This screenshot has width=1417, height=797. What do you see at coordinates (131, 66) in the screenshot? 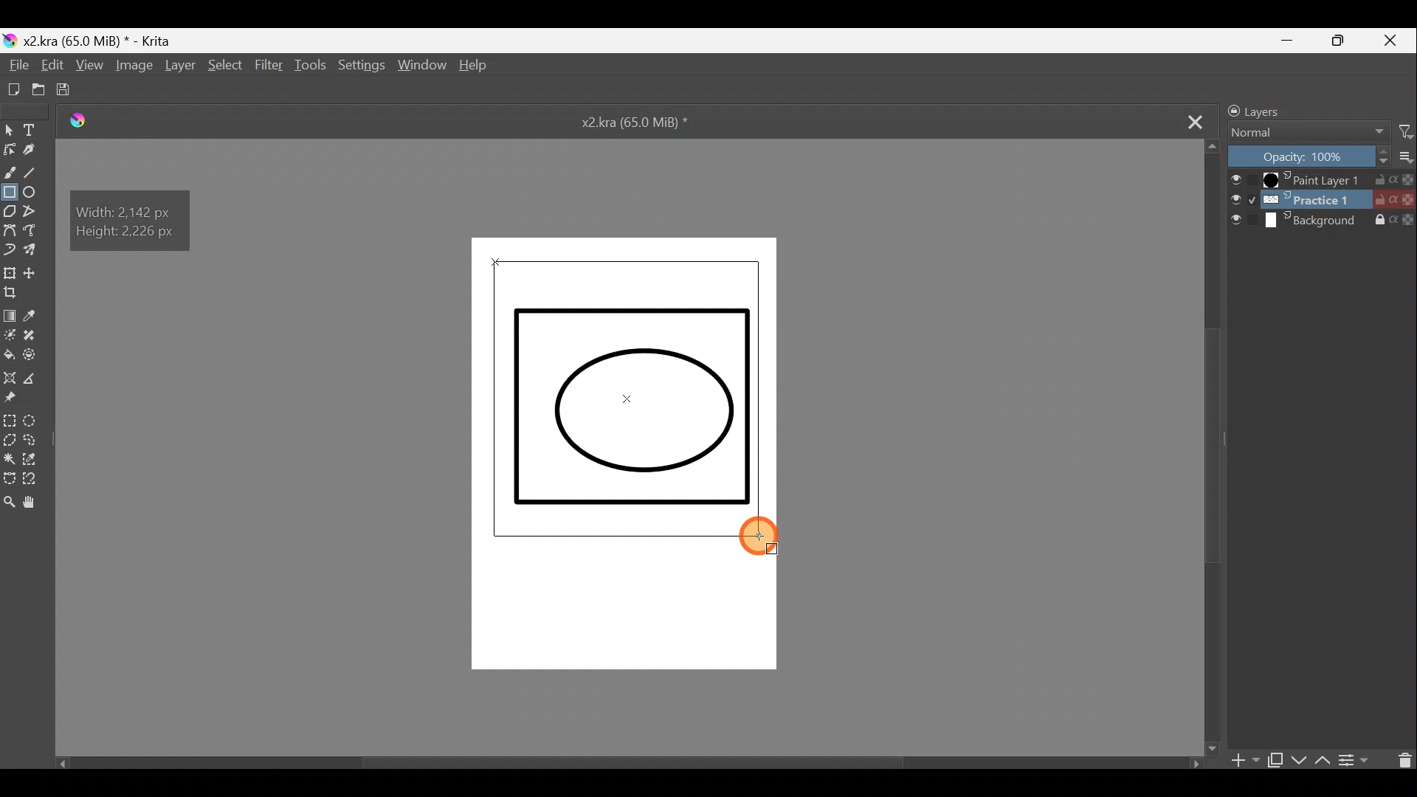
I see `Image` at bounding box center [131, 66].